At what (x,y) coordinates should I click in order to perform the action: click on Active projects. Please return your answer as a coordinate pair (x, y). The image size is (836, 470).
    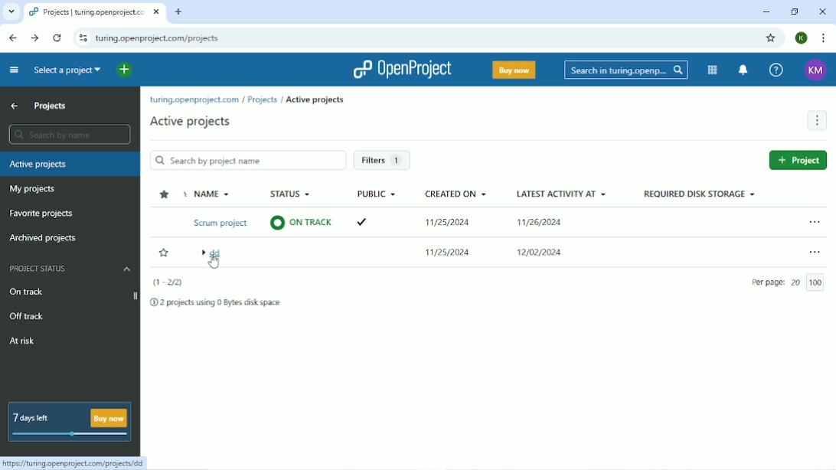
    Looking at the image, I should click on (190, 121).